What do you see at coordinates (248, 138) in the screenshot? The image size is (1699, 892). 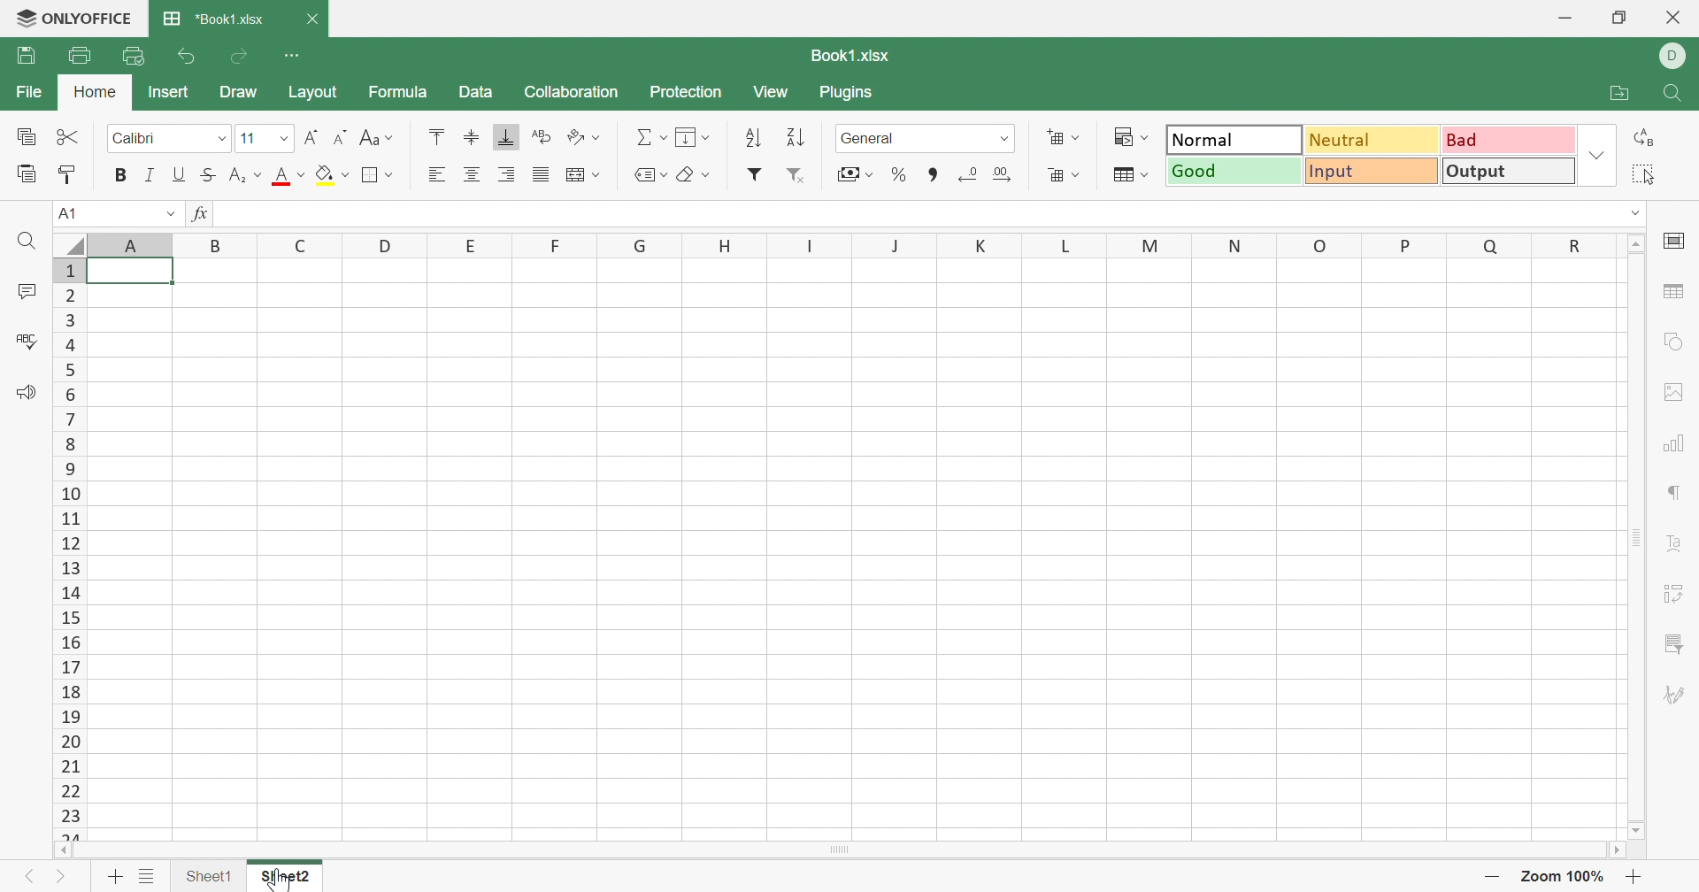 I see `11` at bounding box center [248, 138].